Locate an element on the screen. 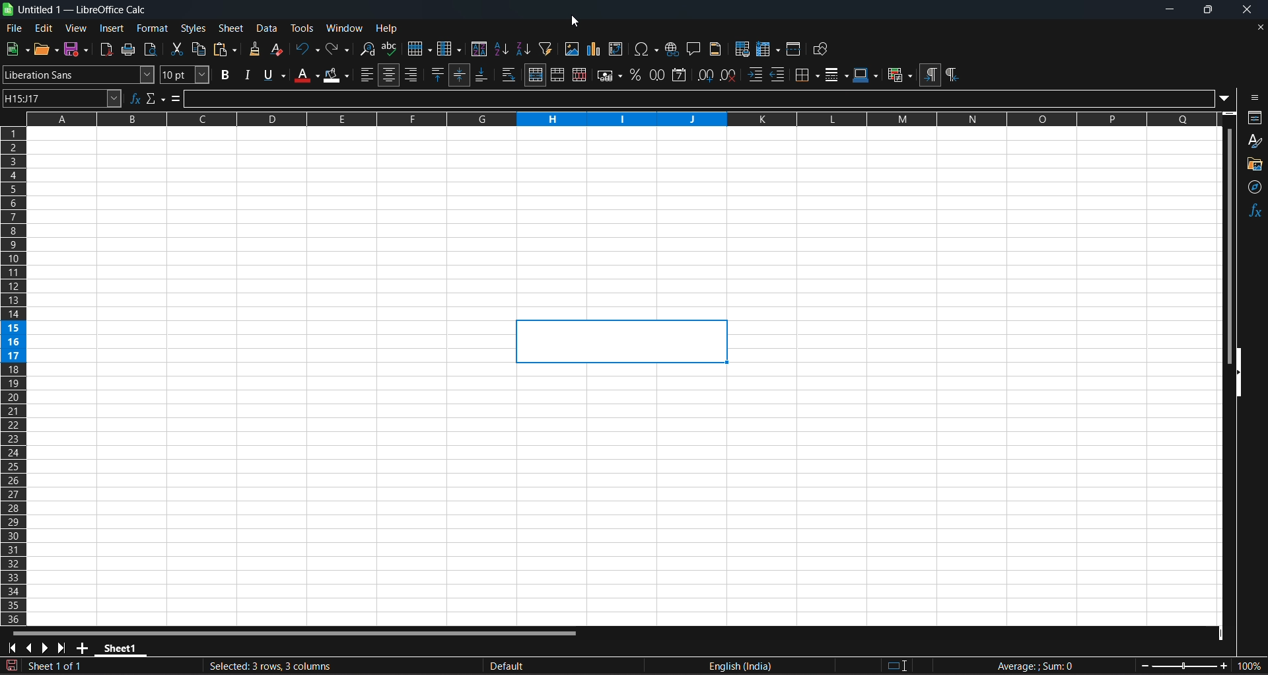  scroll to first sheet is located at coordinates (14, 648).